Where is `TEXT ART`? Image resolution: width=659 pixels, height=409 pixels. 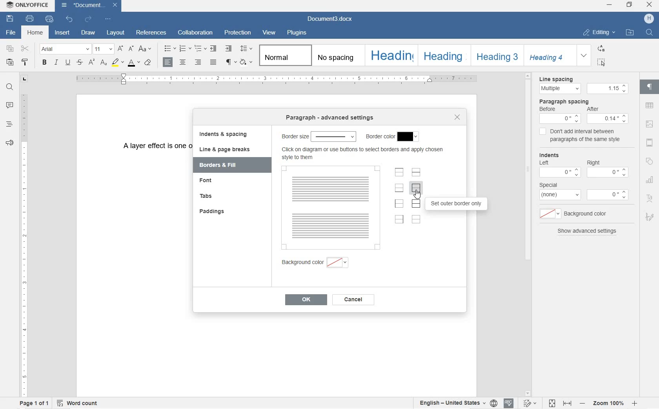 TEXT ART is located at coordinates (650, 198).